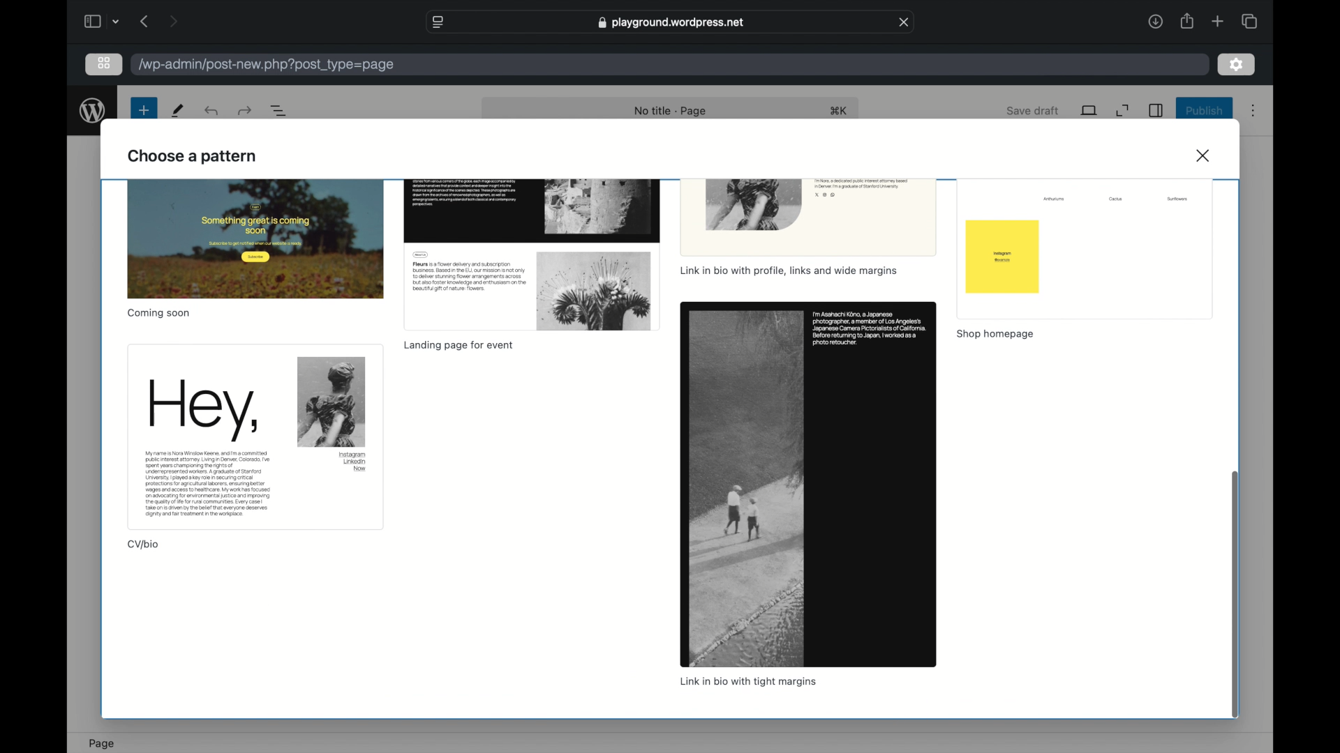  What do you see at coordinates (193, 157) in the screenshot?
I see `choose a pattern` at bounding box center [193, 157].